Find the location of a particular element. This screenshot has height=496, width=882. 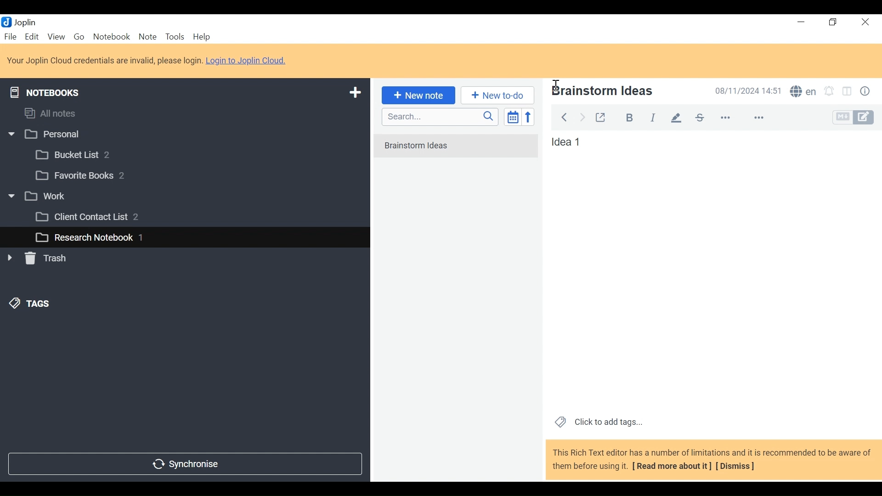

Back is located at coordinates (564, 116).